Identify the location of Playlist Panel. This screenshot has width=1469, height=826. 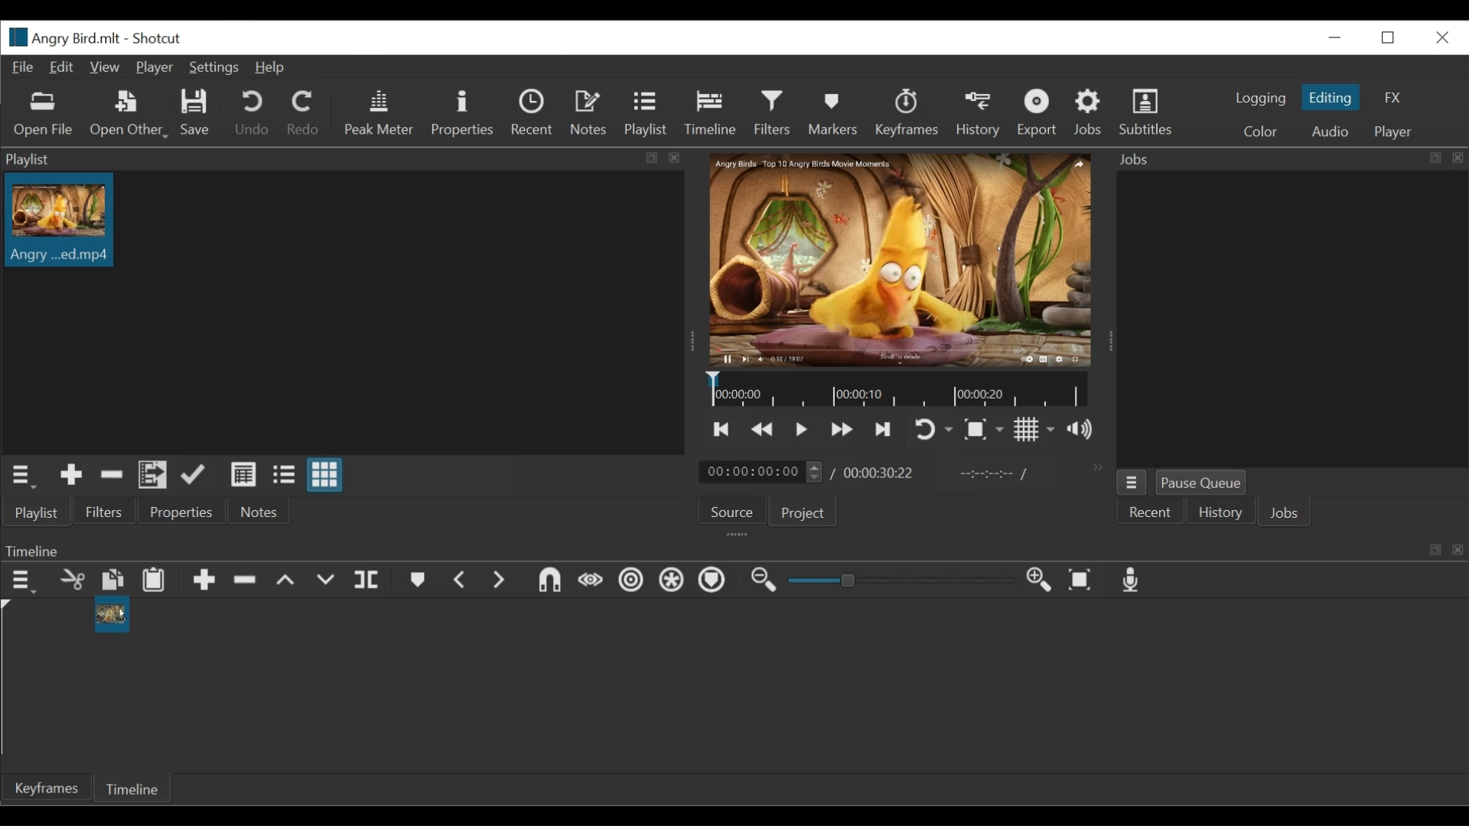
(346, 158).